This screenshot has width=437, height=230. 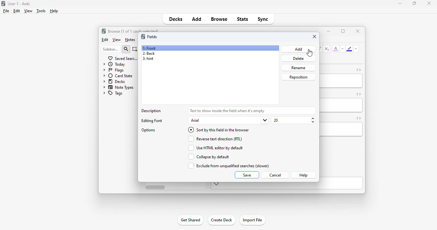 I want to click on sort by this field in the browser, so click(x=218, y=130).